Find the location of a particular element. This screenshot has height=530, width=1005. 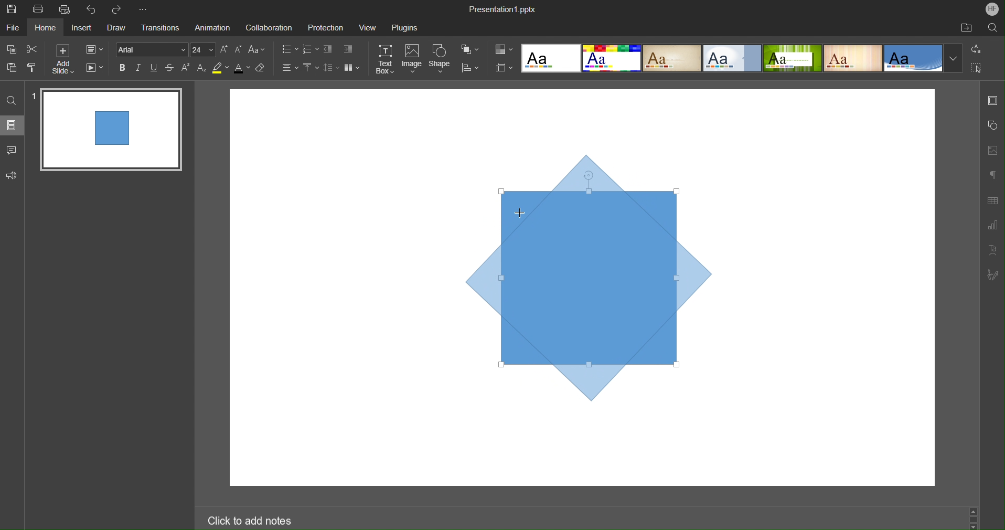

Slide Settings is located at coordinates (94, 49).